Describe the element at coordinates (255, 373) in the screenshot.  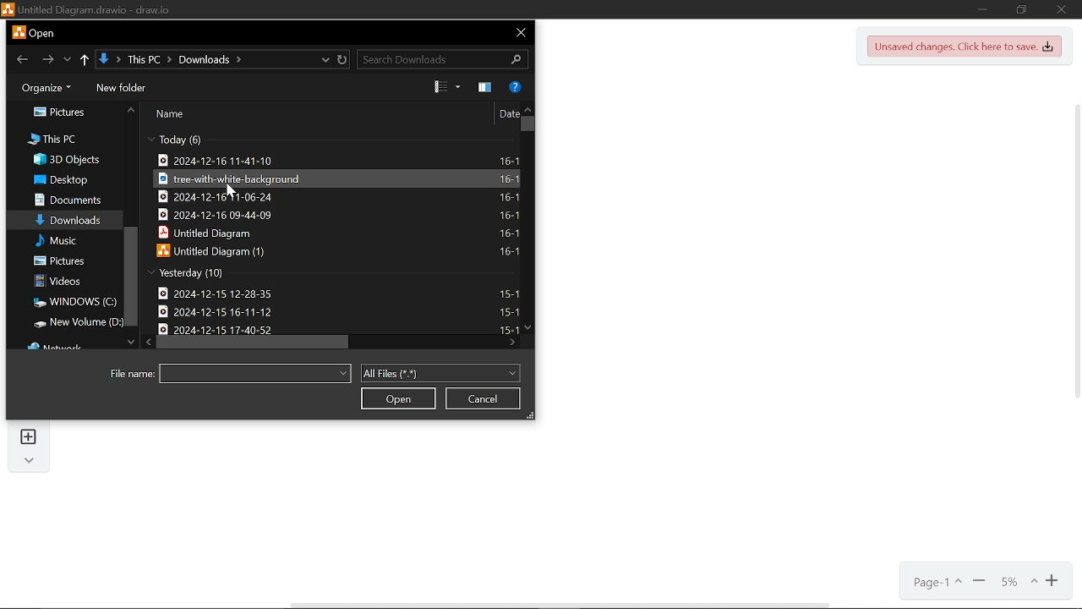
I see `File name` at that location.